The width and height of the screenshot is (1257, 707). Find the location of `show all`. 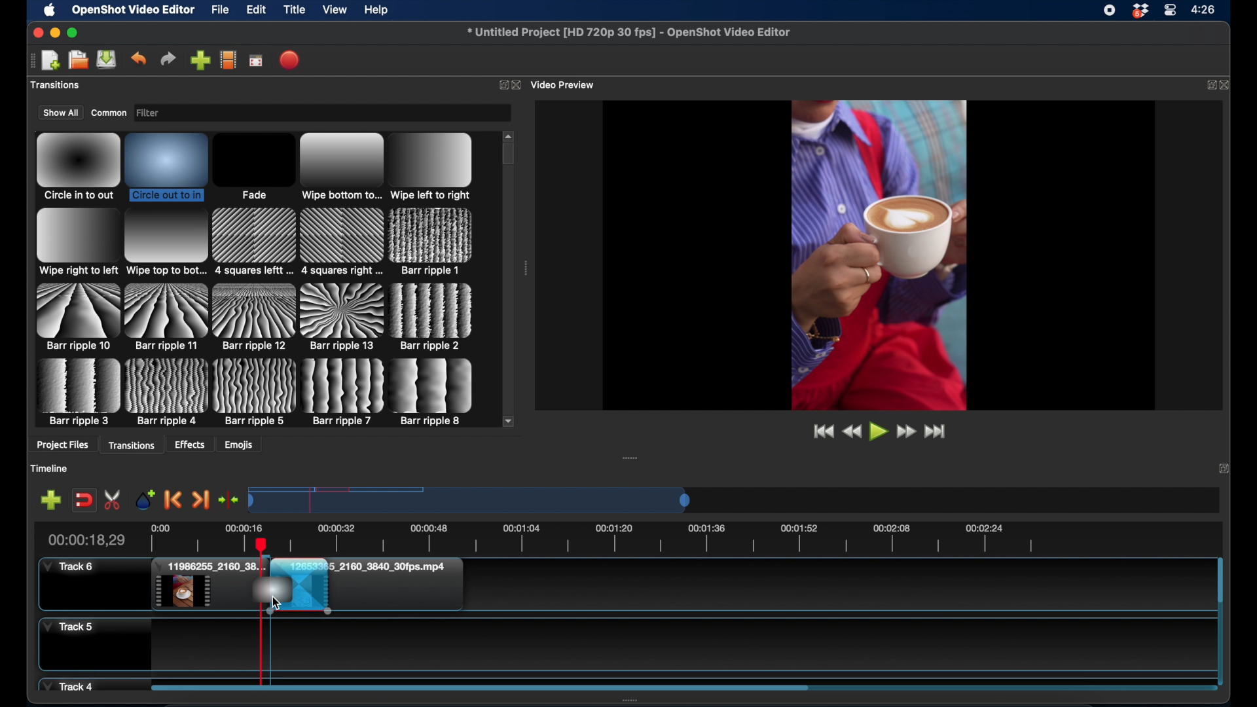

show all is located at coordinates (60, 113).